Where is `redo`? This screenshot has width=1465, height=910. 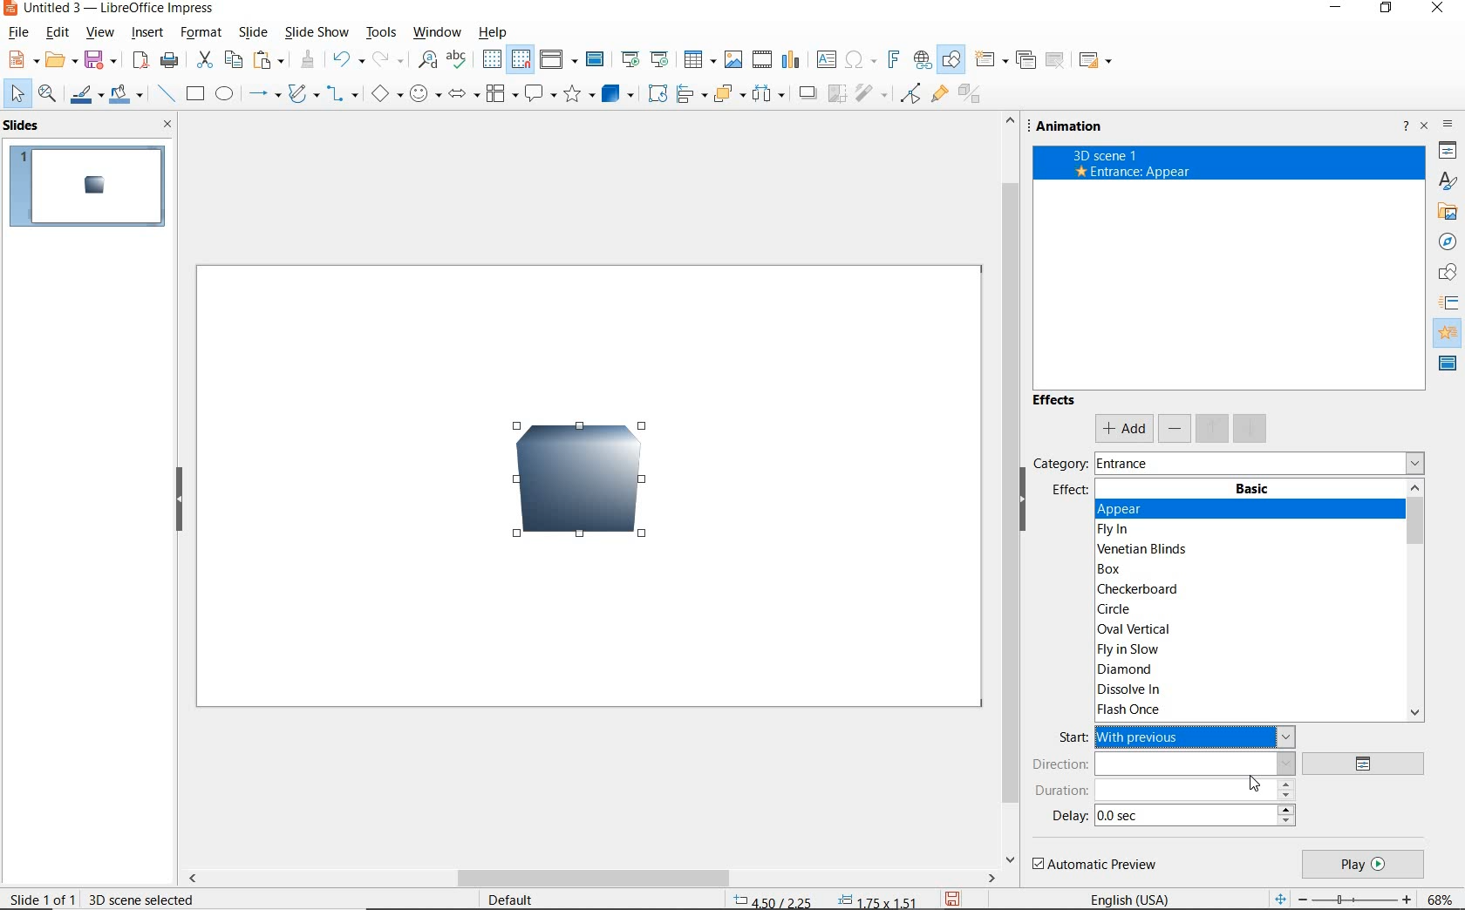
redo is located at coordinates (386, 60).